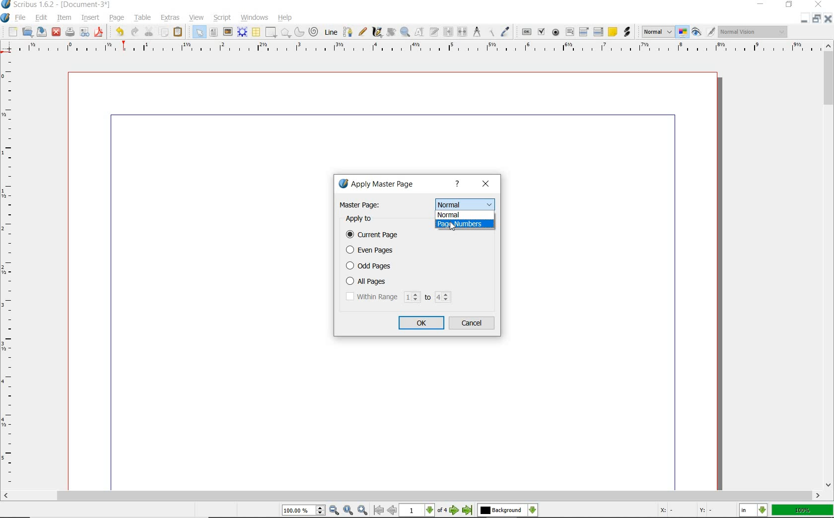  What do you see at coordinates (398, 297) in the screenshot?
I see `within range` at bounding box center [398, 297].